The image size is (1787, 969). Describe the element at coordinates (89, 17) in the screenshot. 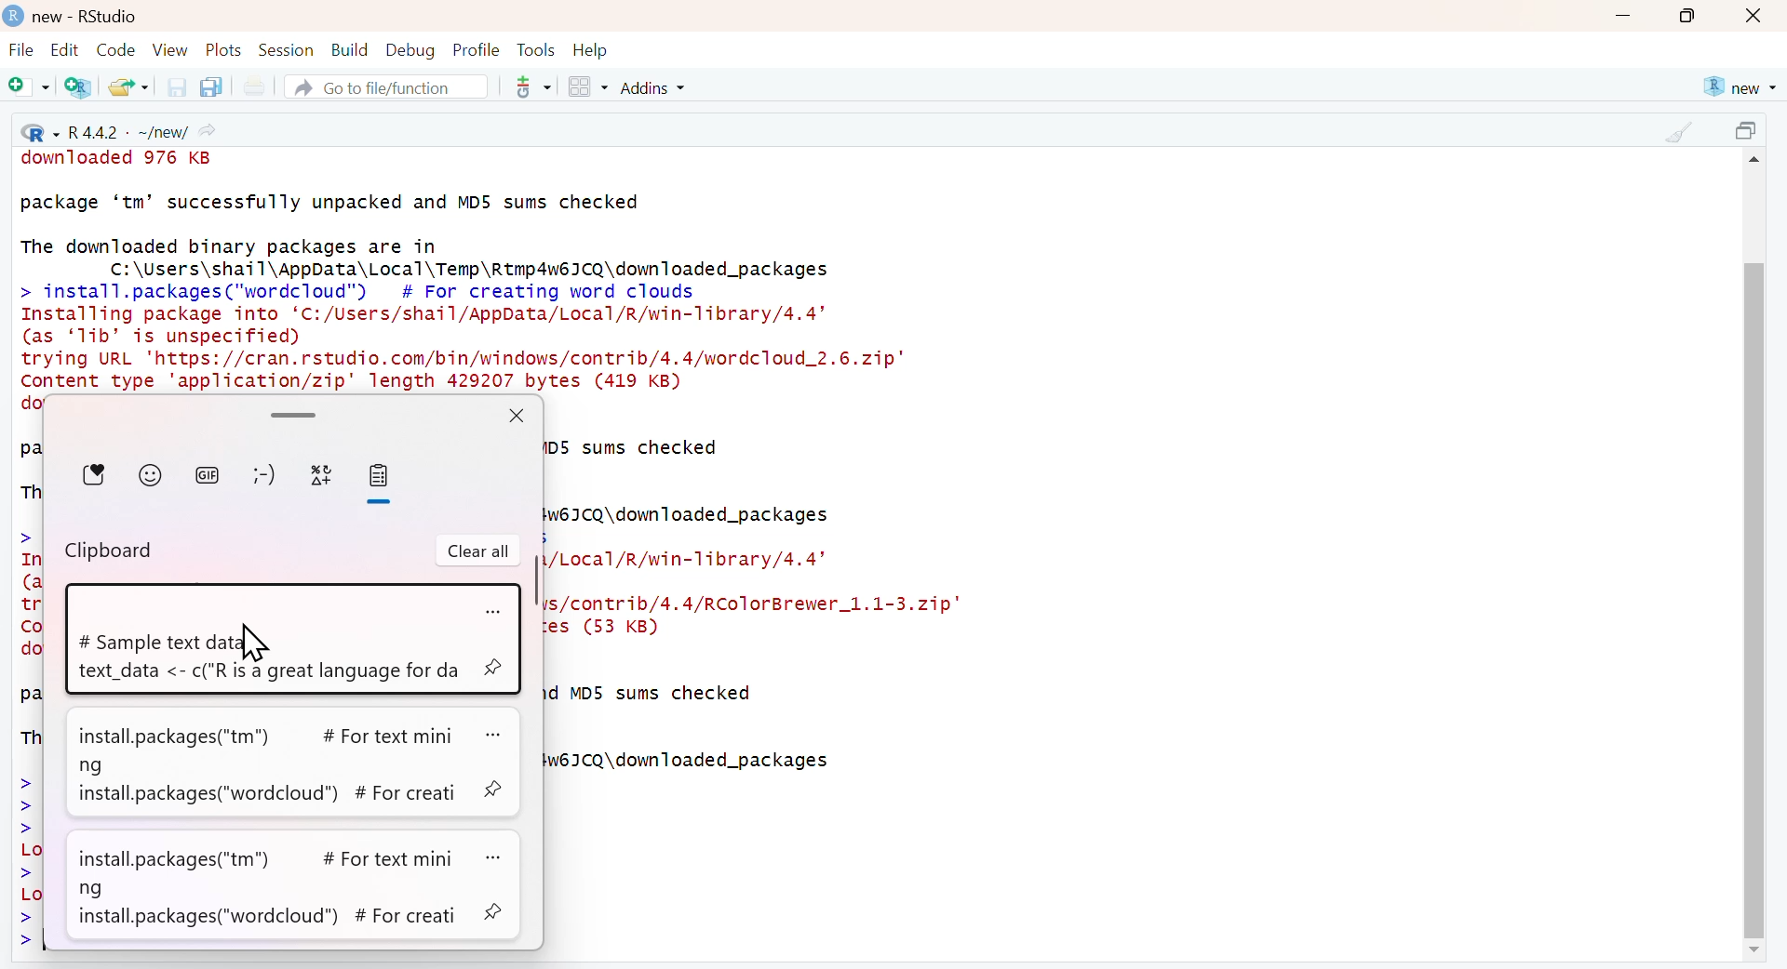

I see `new - RStudio` at that location.